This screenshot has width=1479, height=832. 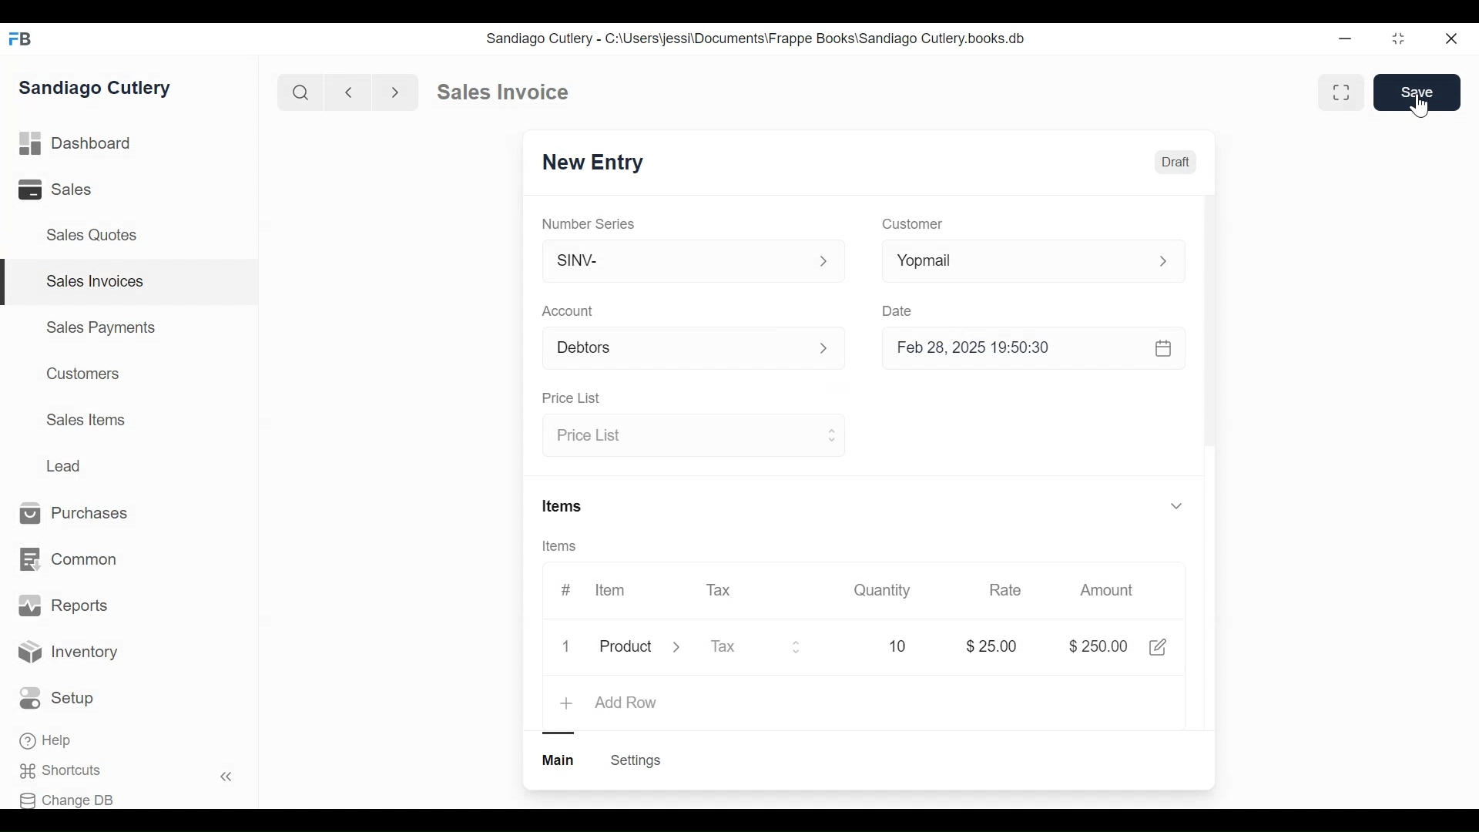 What do you see at coordinates (588, 164) in the screenshot?
I see `New Entry` at bounding box center [588, 164].